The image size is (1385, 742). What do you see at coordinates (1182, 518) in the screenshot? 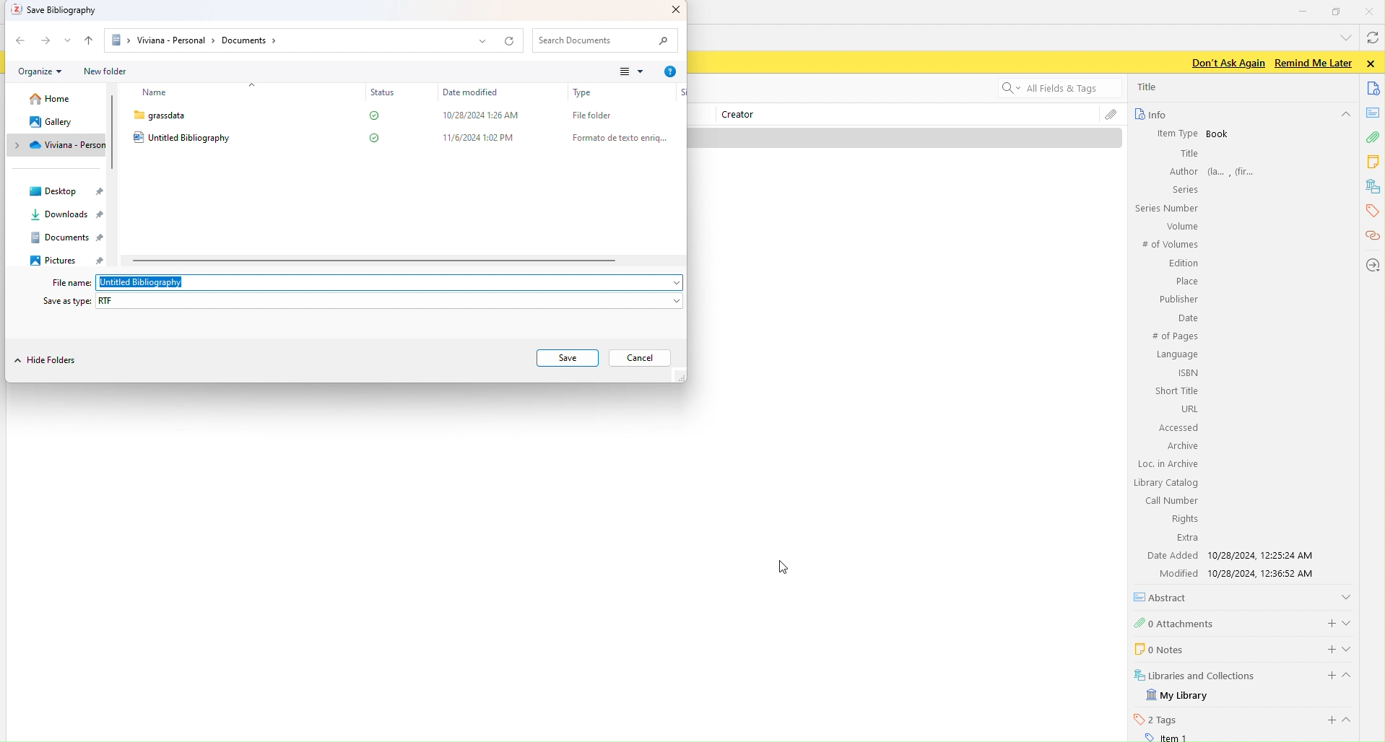
I see `Rights` at bounding box center [1182, 518].